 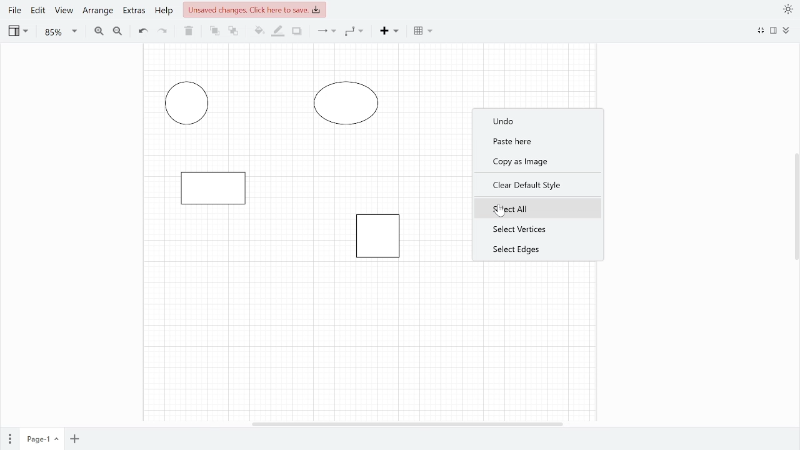 I want to click on Select edges, so click(x=537, y=250).